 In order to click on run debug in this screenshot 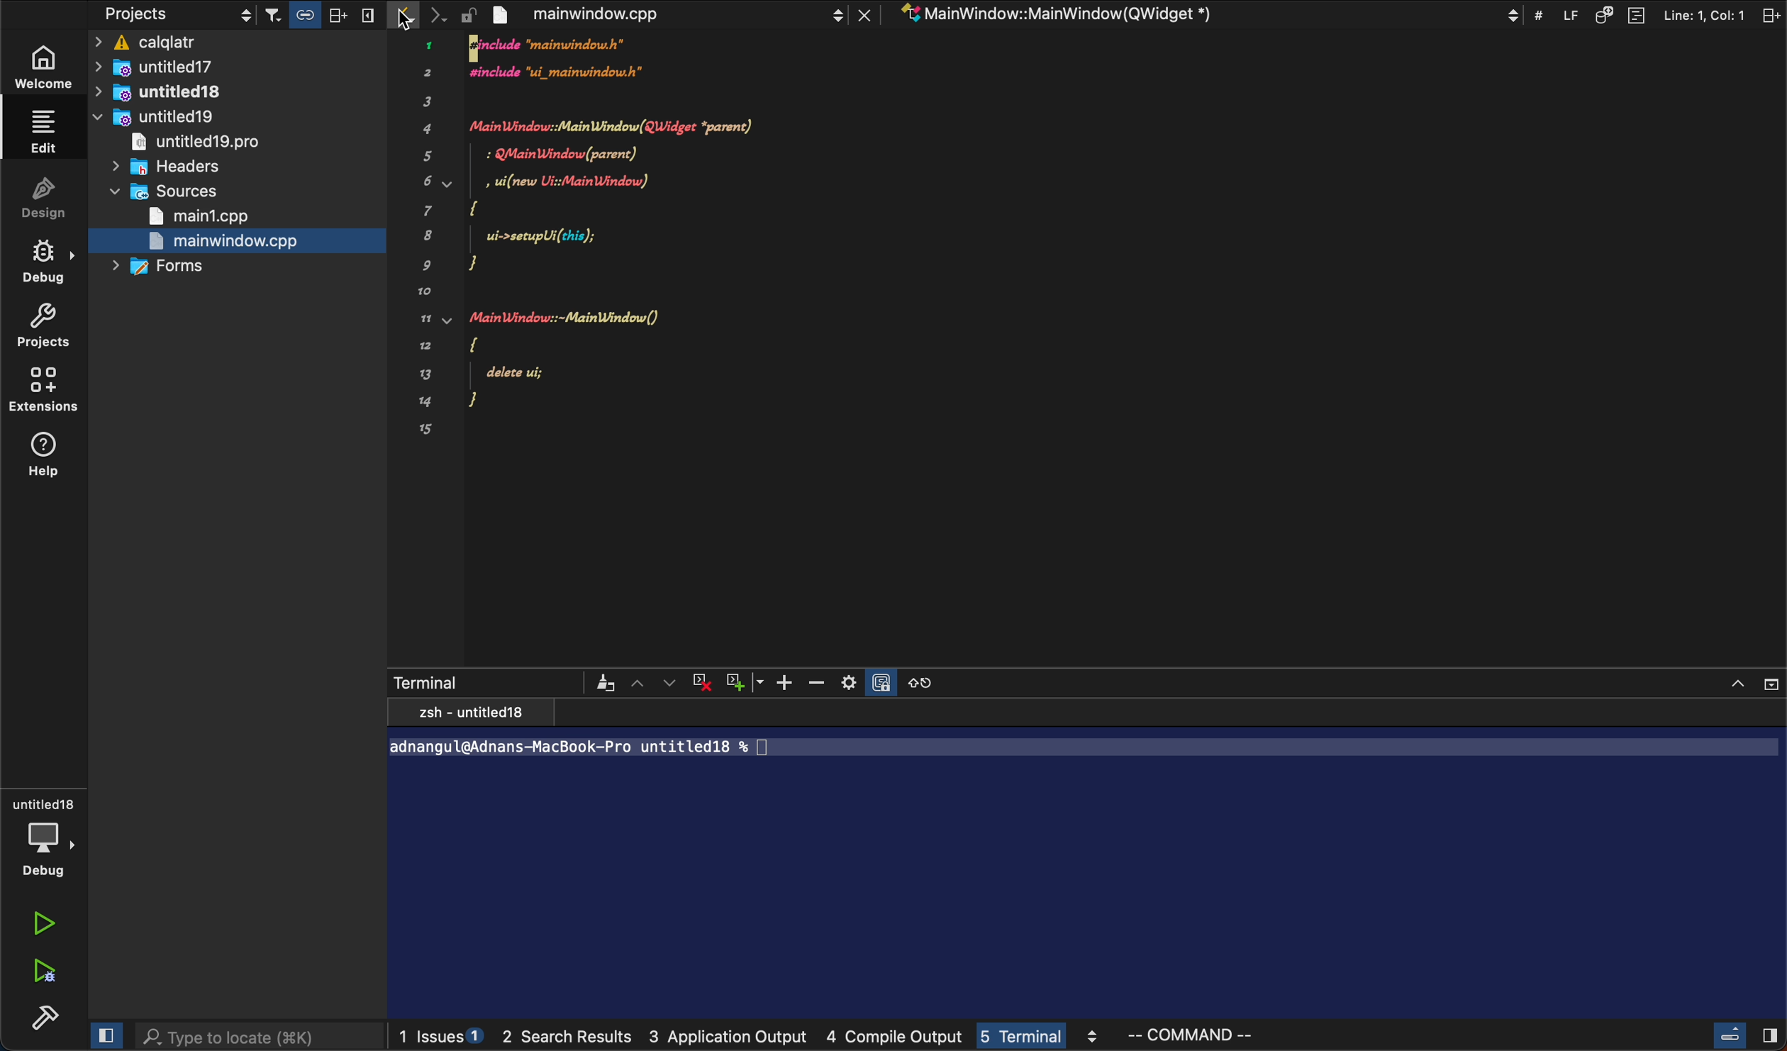, I will do `click(48, 974)`.